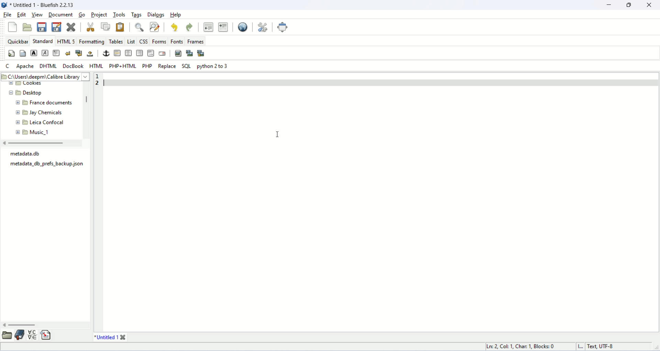  What do you see at coordinates (20, 336) in the screenshot?
I see `bookmarks` at bounding box center [20, 336].